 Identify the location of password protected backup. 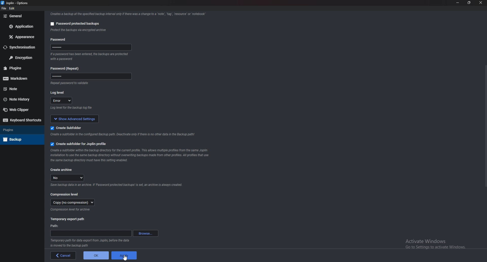
(74, 23).